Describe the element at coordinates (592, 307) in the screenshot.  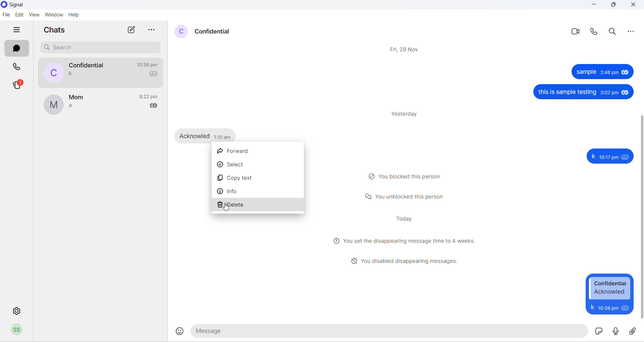
I see `k` at that location.